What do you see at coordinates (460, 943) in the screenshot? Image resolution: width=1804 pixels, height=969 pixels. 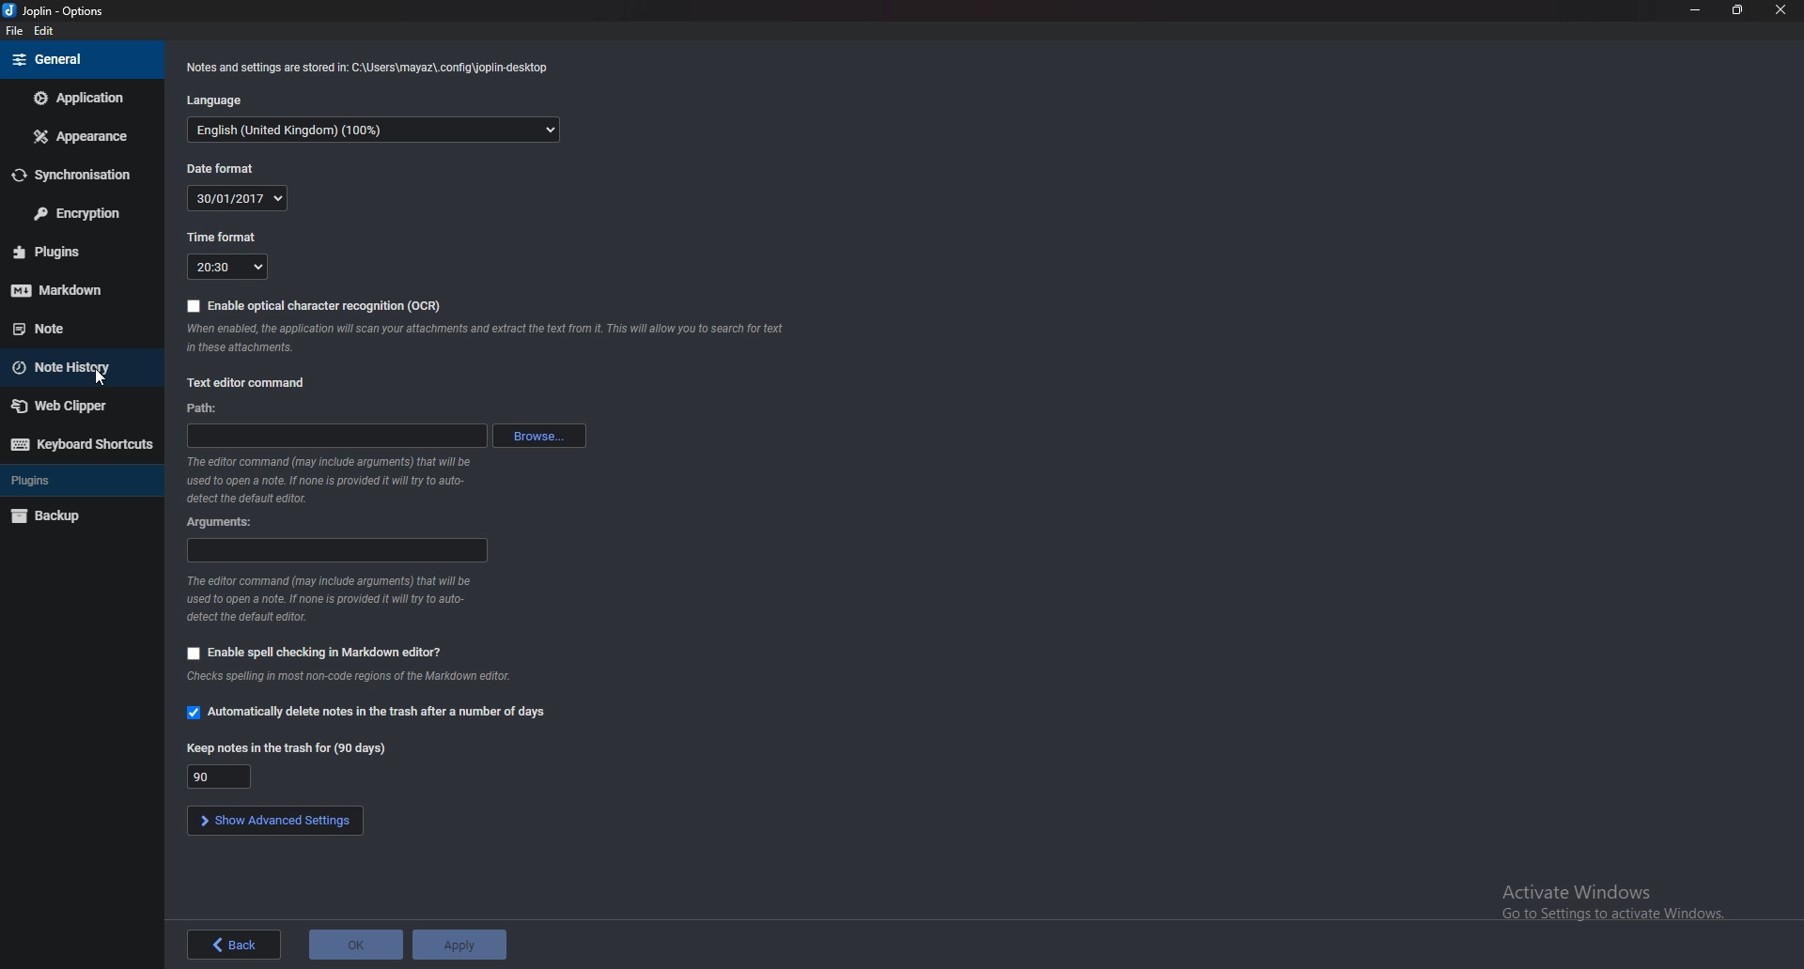 I see `apply` at bounding box center [460, 943].